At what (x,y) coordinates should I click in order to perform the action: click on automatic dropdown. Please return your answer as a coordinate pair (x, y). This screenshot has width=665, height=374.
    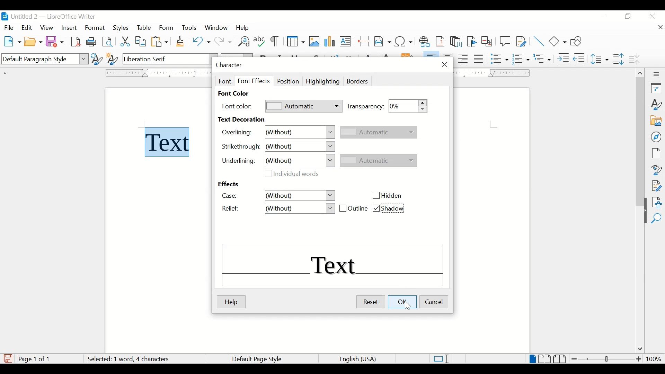
    Looking at the image, I should click on (304, 106).